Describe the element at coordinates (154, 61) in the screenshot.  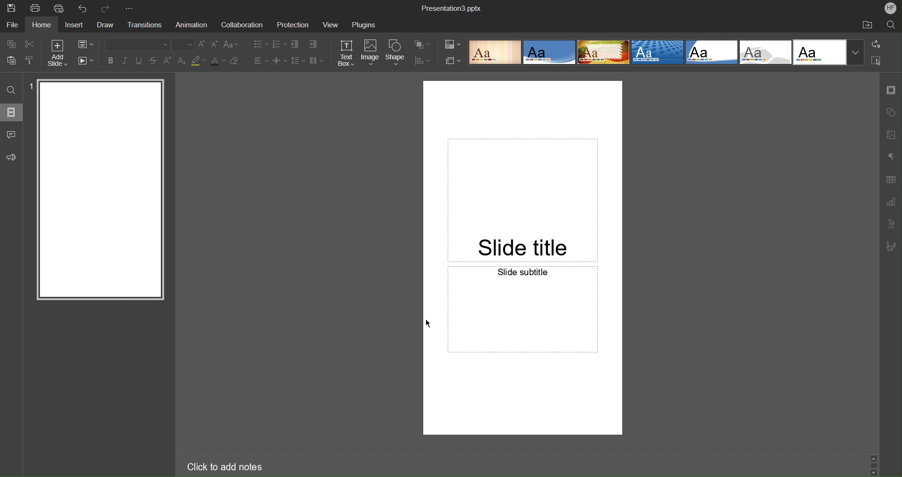
I see `Strikethrough` at that location.